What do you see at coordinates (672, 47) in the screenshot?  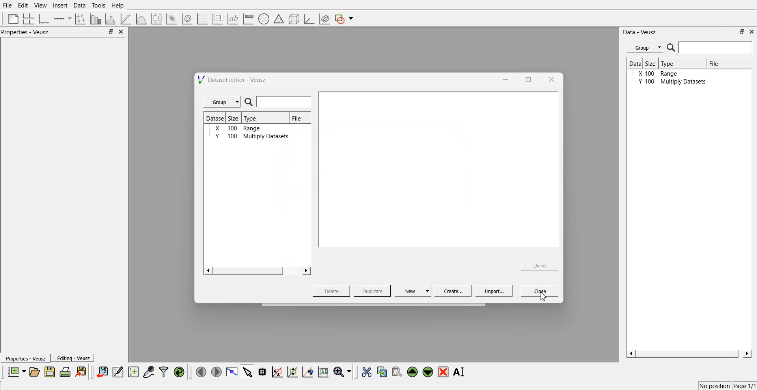 I see `search icon` at bounding box center [672, 47].